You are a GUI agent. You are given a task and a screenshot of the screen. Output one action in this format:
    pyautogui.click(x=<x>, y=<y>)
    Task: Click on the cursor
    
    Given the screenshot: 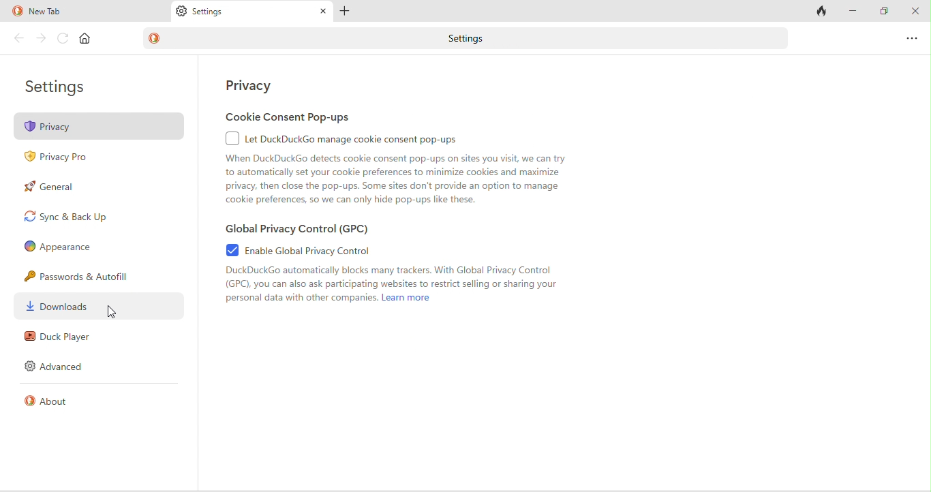 What is the action you would take?
    pyautogui.click(x=112, y=309)
    